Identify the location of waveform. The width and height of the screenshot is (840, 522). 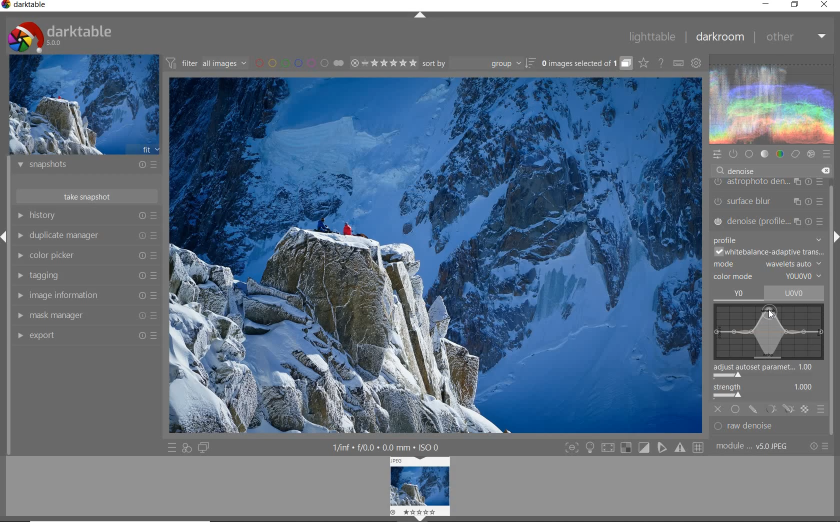
(770, 98).